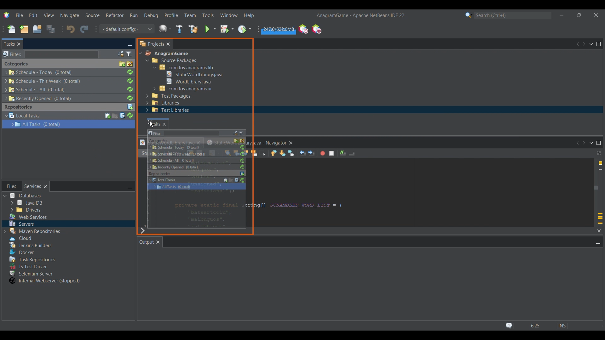  I want to click on Current selection highlighted, so click(98, 124).